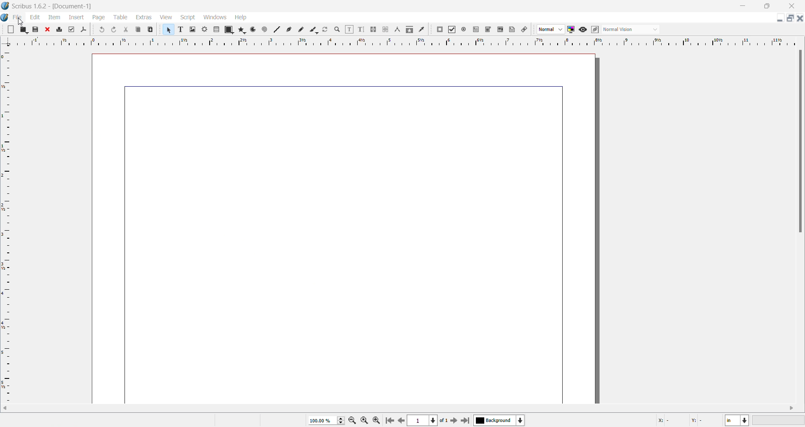  Describe the element at coordinates (348, 29) in the screenshot. I see `icon` at that location.